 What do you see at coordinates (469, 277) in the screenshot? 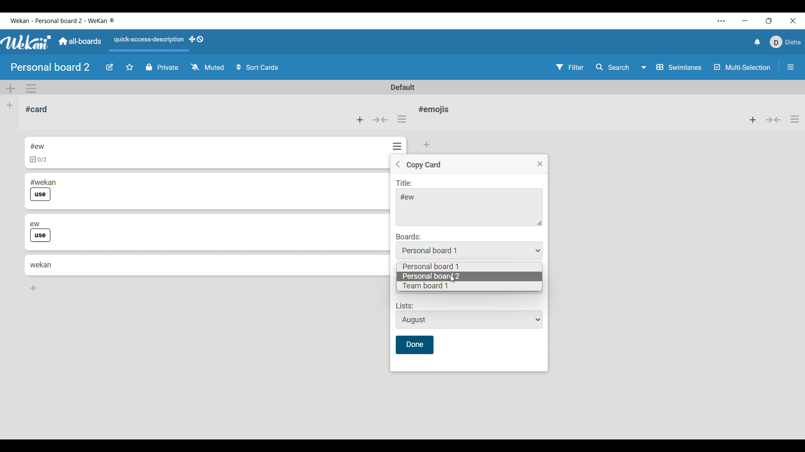
I see `Personal board 2` at bounding box center [469, 277].